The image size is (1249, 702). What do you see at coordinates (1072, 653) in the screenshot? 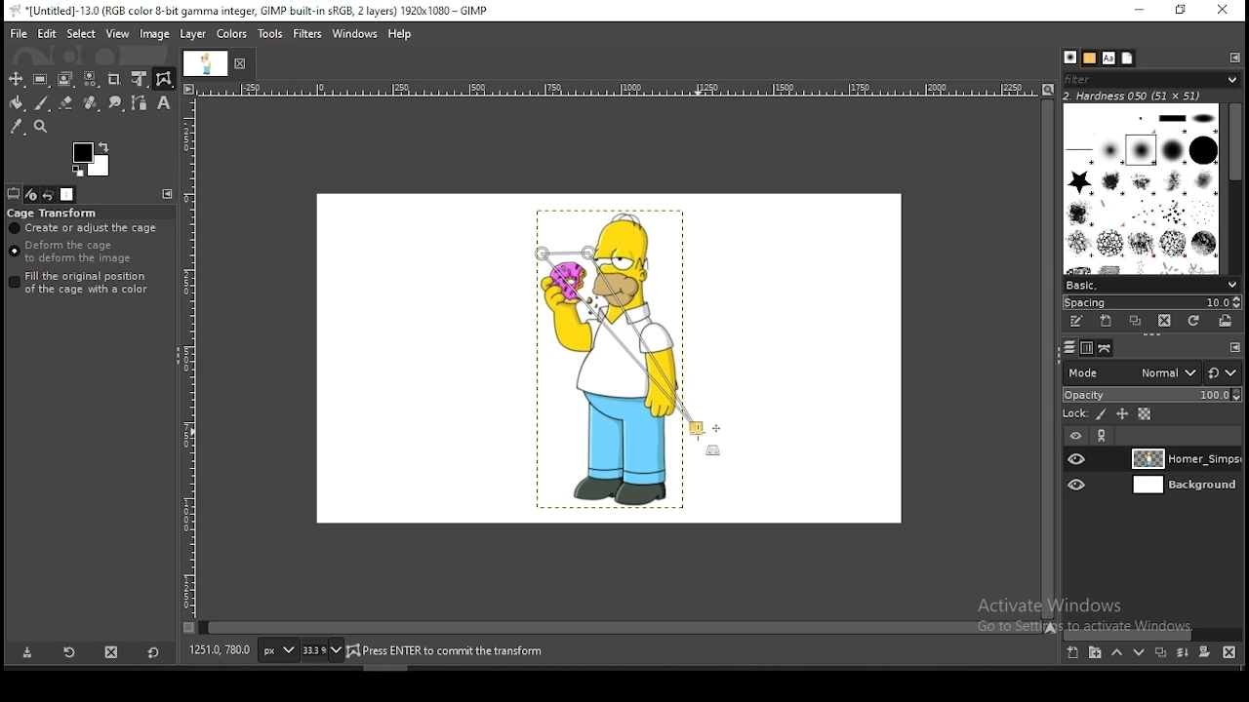
I see `create a new layer` at bounding box center [1072, 653].